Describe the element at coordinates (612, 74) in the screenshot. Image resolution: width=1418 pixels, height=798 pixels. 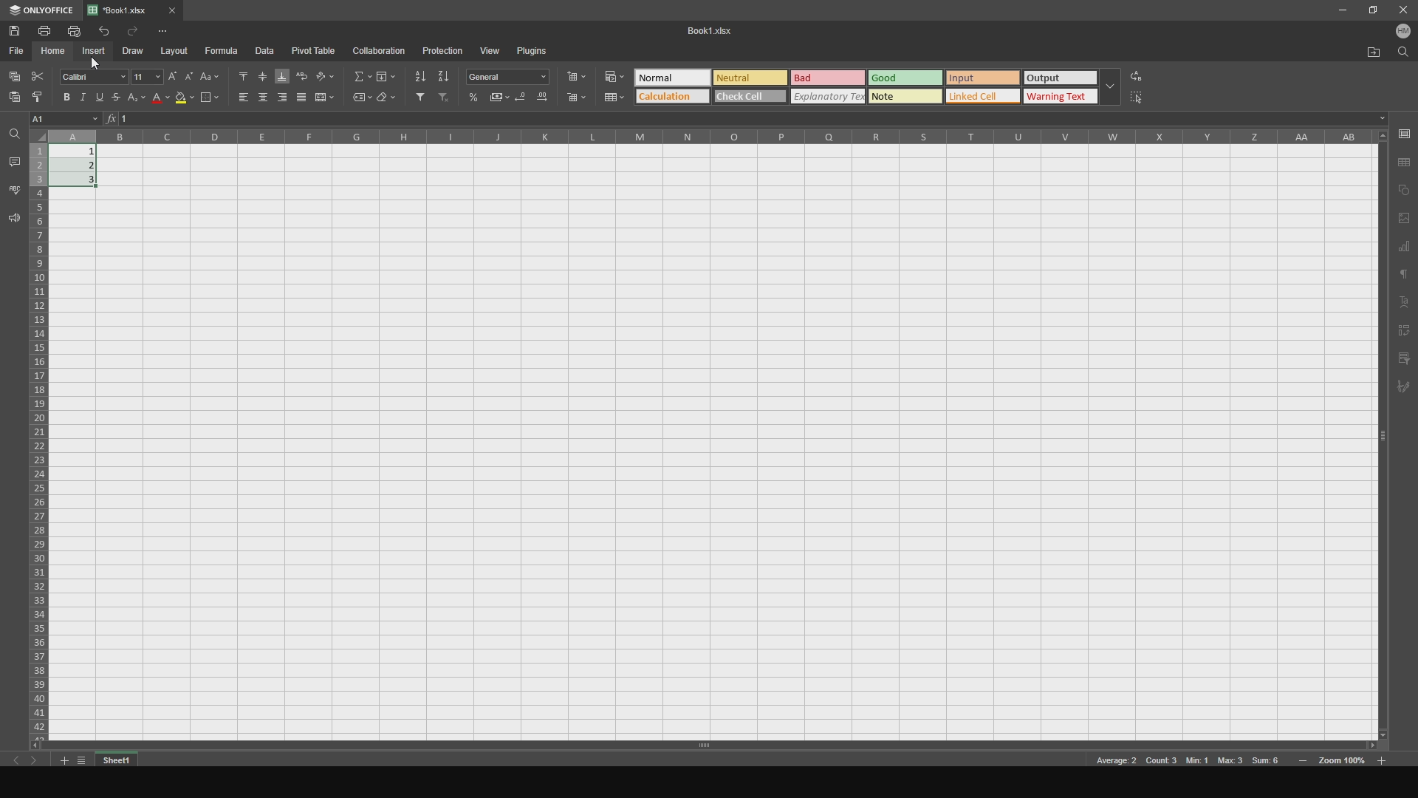
I see `` at that location.